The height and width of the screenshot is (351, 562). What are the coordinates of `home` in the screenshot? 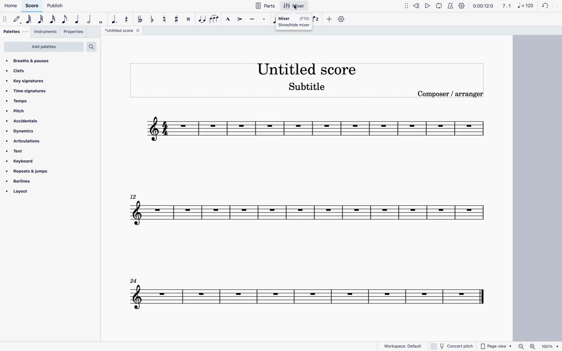 It's located at (11, 7).